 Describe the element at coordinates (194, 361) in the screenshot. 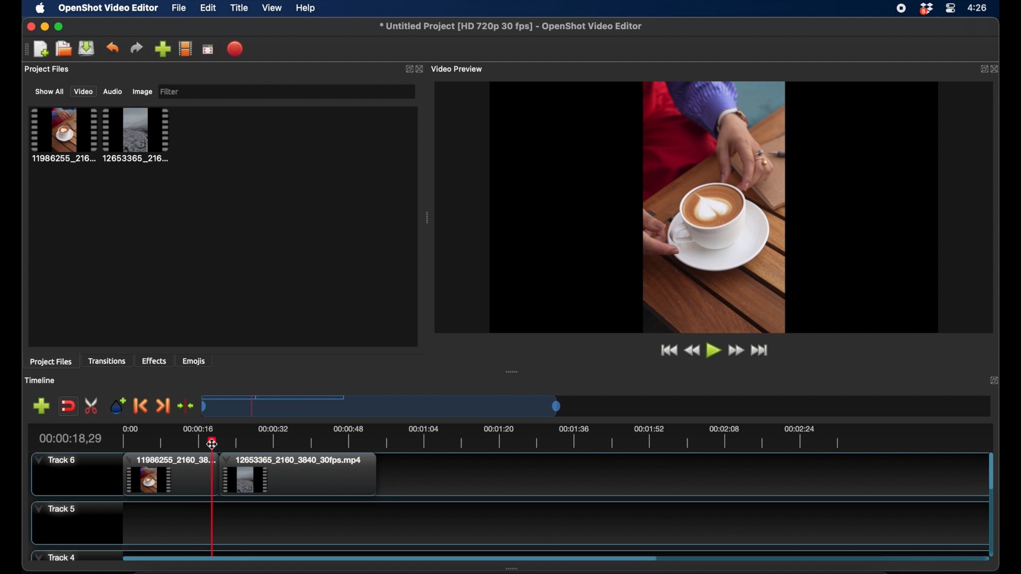

I see `emojis` at that location.